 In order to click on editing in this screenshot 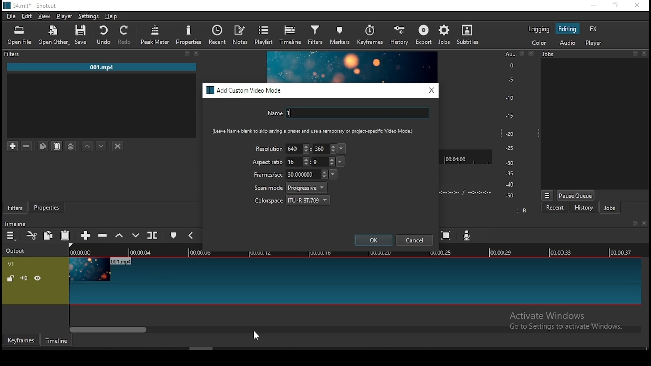, I will do `click(568, 29)`.